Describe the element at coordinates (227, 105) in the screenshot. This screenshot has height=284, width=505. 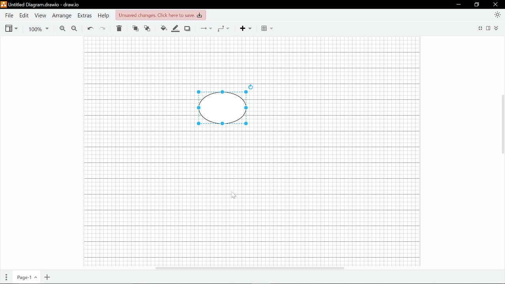
I see `Diagram in the canvas` at that location.